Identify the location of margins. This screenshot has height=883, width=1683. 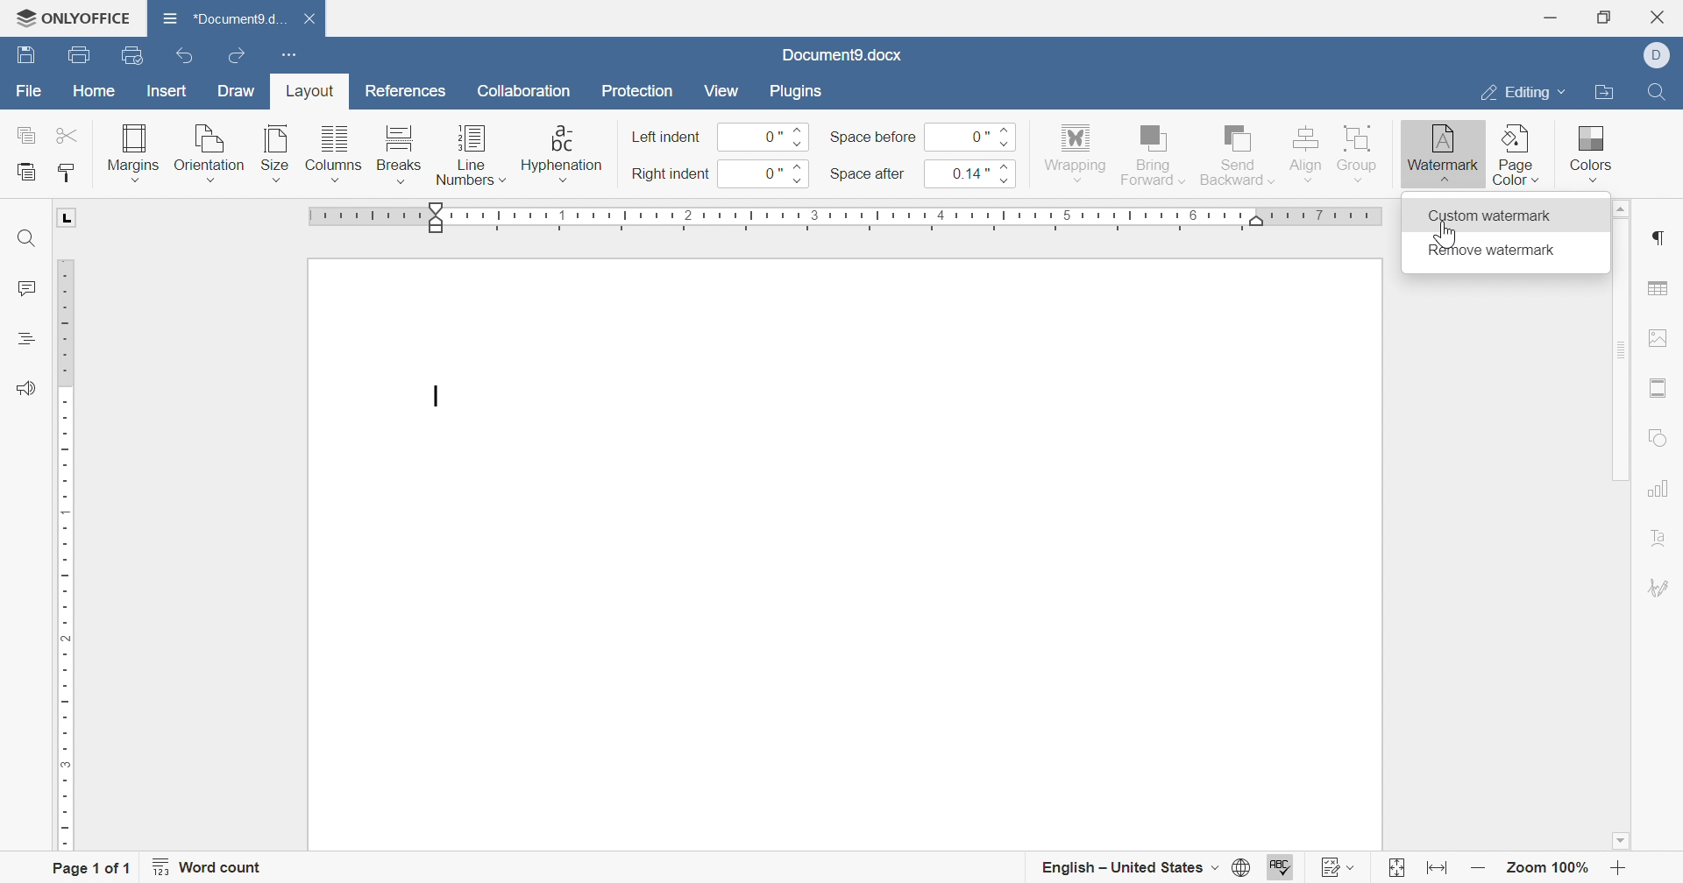
(131, 152).